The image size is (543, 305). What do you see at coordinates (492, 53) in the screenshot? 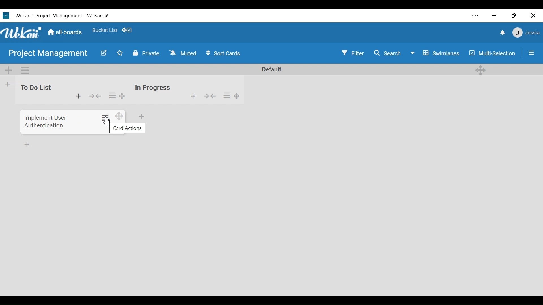
I see `Multi-Selection` at bounding box center [492, 53].